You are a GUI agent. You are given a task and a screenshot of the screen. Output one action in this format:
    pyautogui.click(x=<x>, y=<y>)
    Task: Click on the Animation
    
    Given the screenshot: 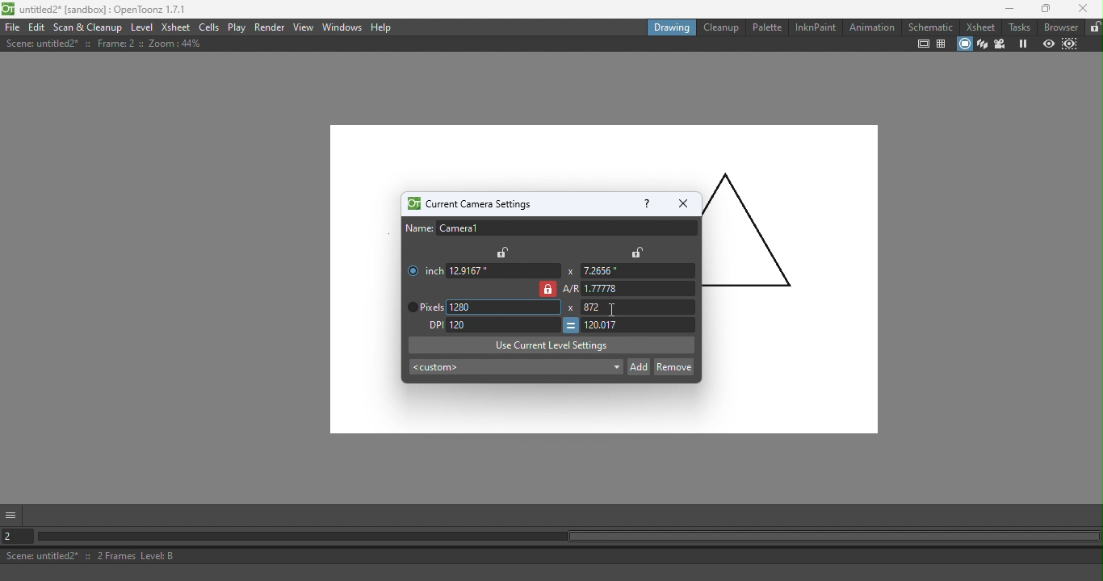 What is the action you would take?
    pyautogui.click(x=870, y=27)
    